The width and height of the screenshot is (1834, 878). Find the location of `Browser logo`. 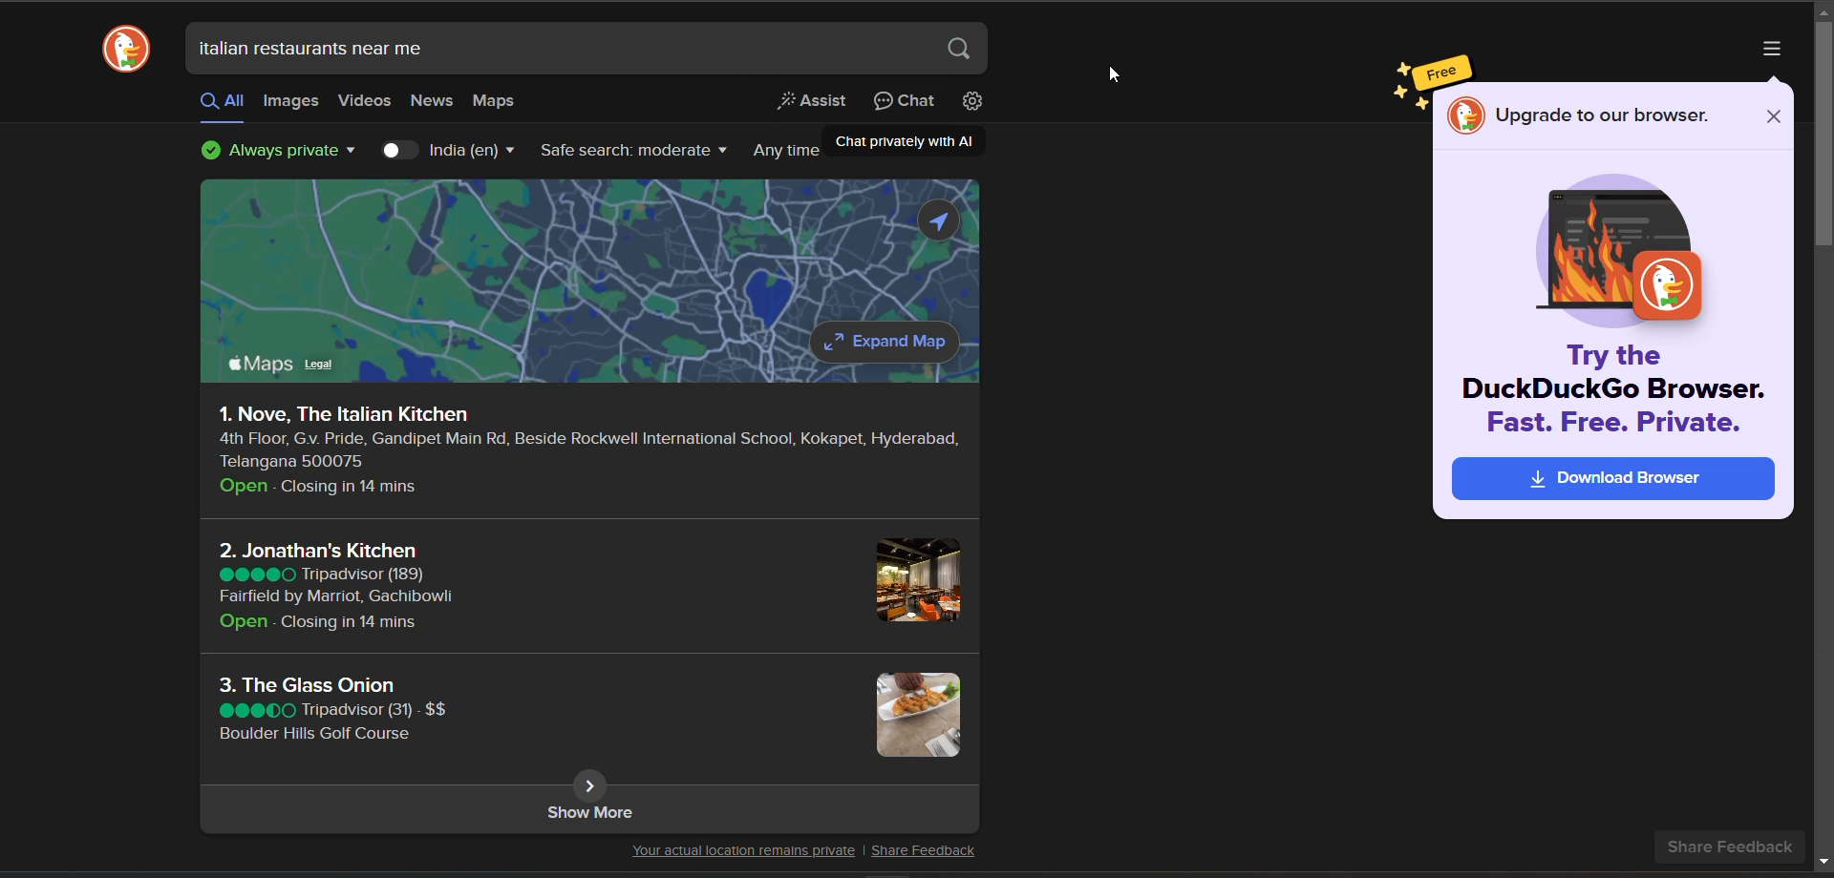

Browser logo is located at coordinates (126, 49).